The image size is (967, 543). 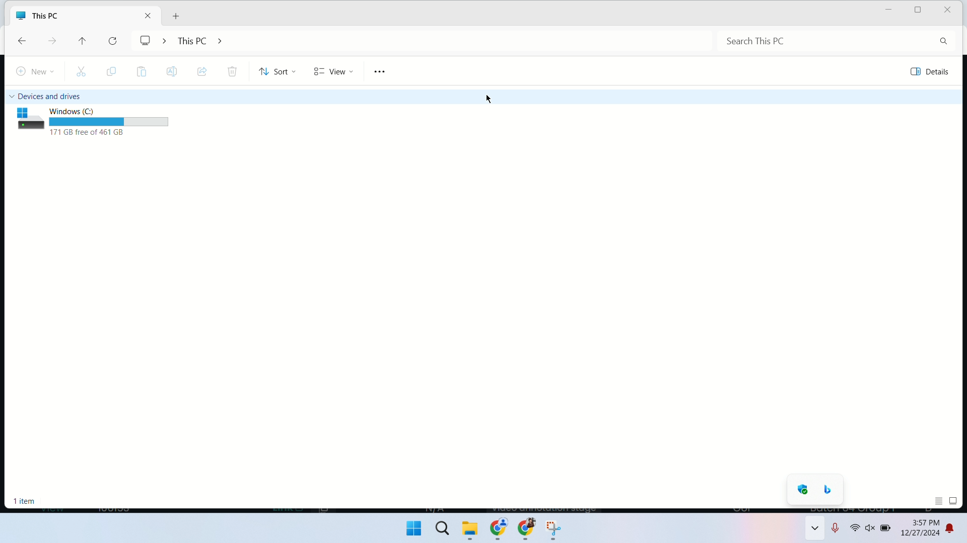 I want to click on battery, so click(x=886, y=531).